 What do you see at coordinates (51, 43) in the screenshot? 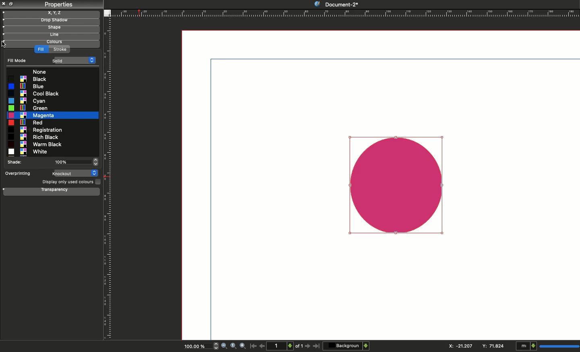
I see `Colors` at bounding box center [51, 43].